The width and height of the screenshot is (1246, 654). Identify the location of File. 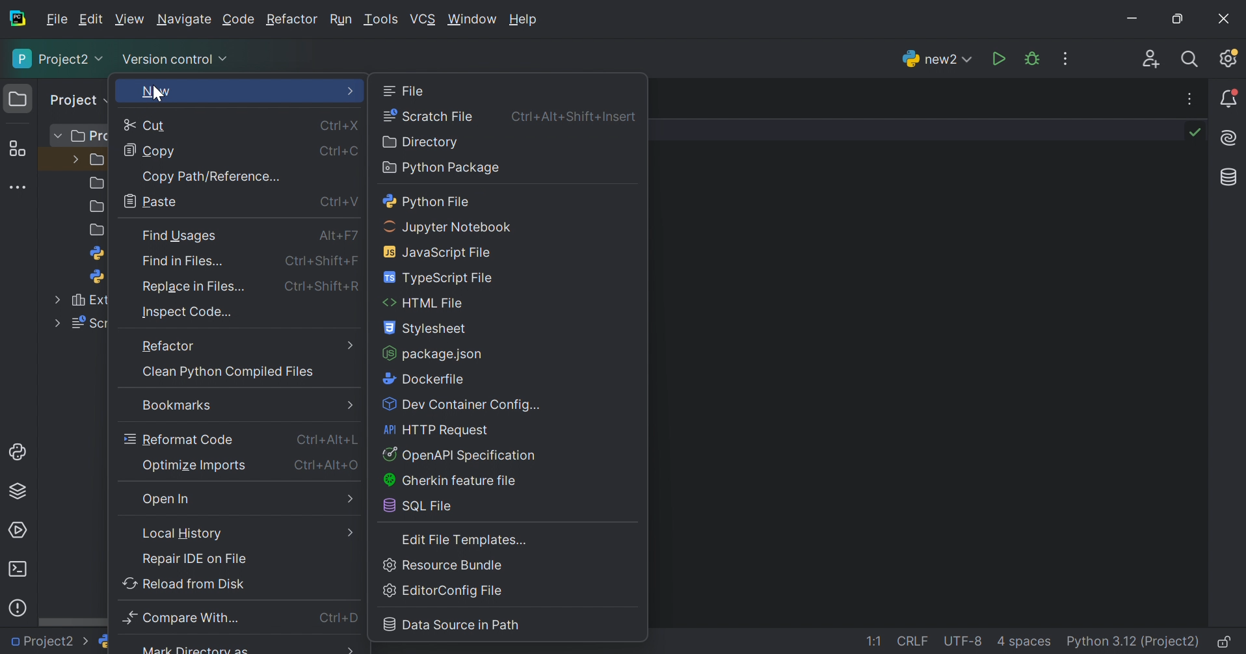
(405, 90).